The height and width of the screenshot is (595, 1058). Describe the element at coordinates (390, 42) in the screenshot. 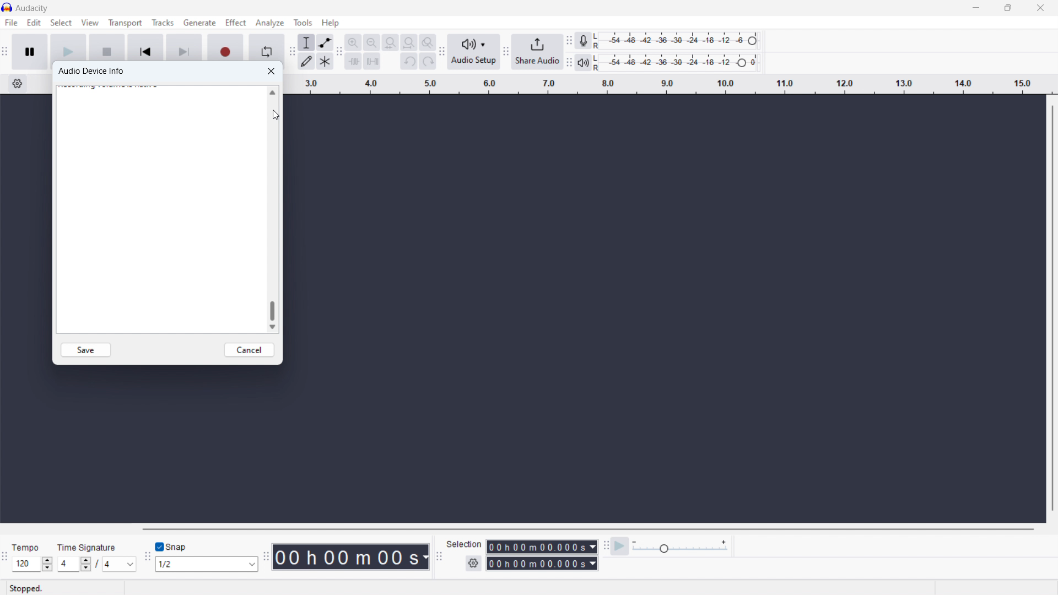

I see `fit selection to width` at that location.